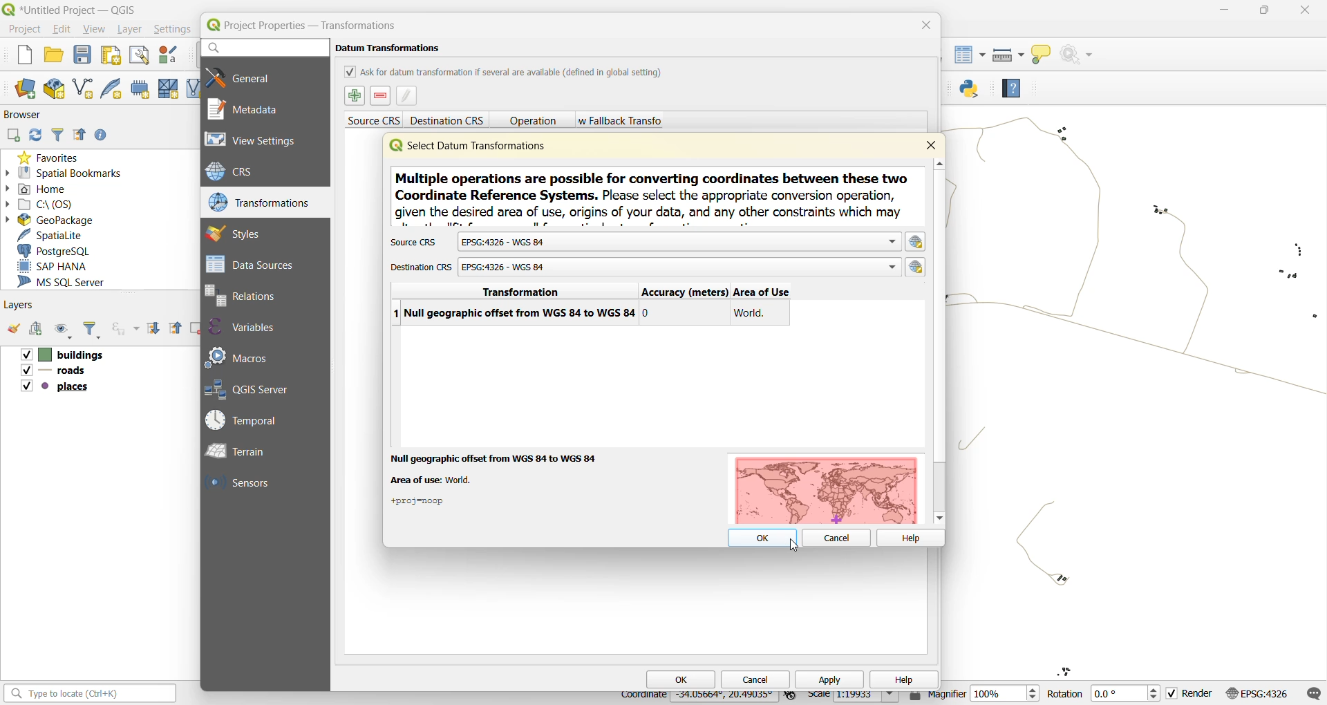 This screenshot has height=705, width=1327. Describe the element at coordinates (941, 339) in the screenshot. I see `vertical scroll bar` at that location.